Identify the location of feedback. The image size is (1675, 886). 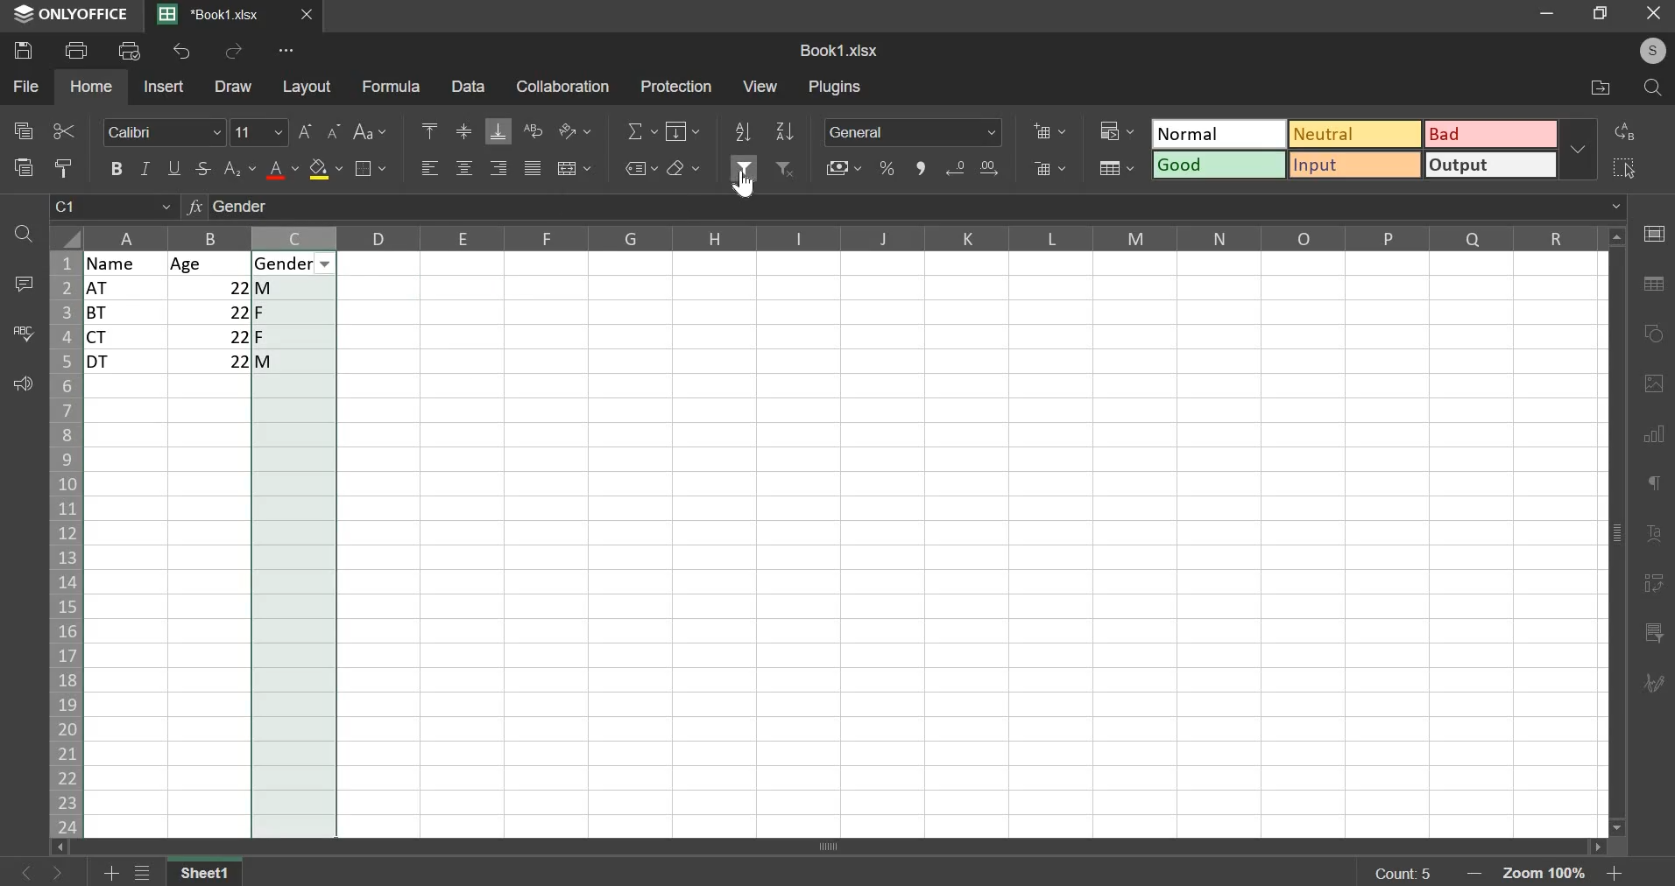
(20, 384).